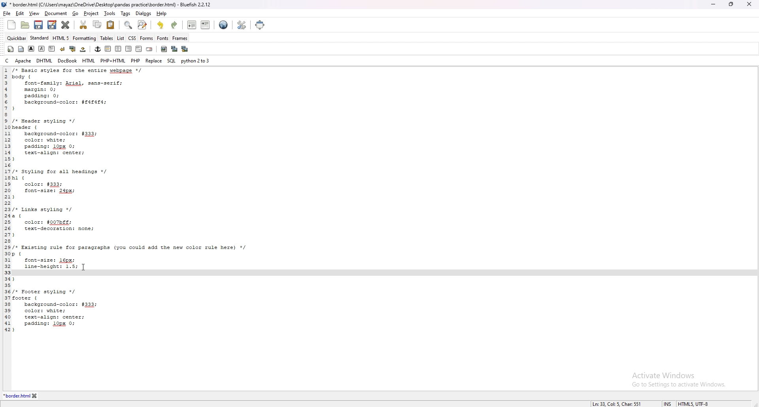 This screenshot has height=407, width=759. I want to click on multi thumbnail, so click(185, 49).